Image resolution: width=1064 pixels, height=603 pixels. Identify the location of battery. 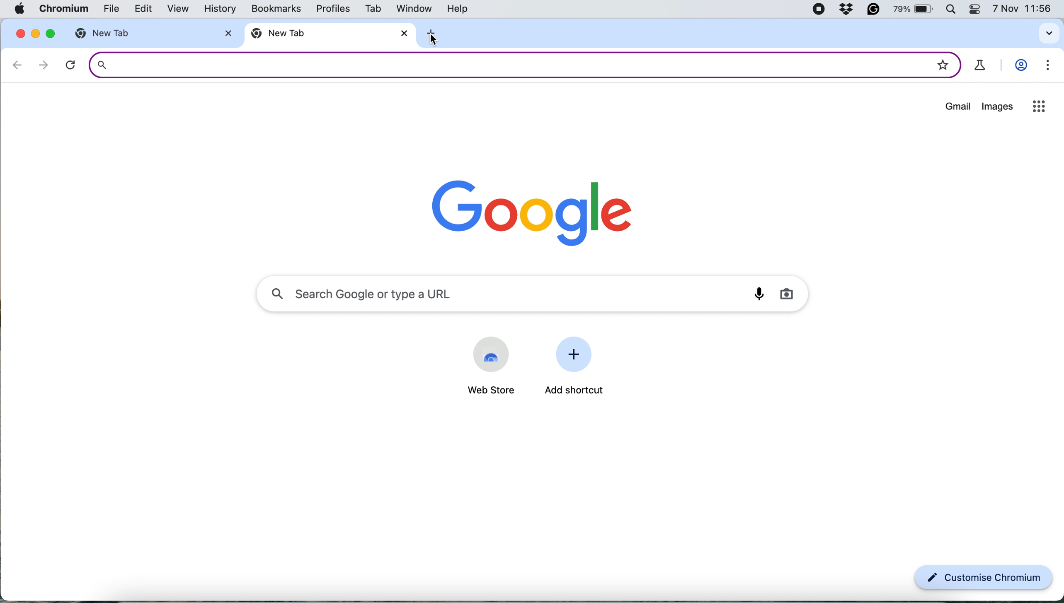
(916, 10).